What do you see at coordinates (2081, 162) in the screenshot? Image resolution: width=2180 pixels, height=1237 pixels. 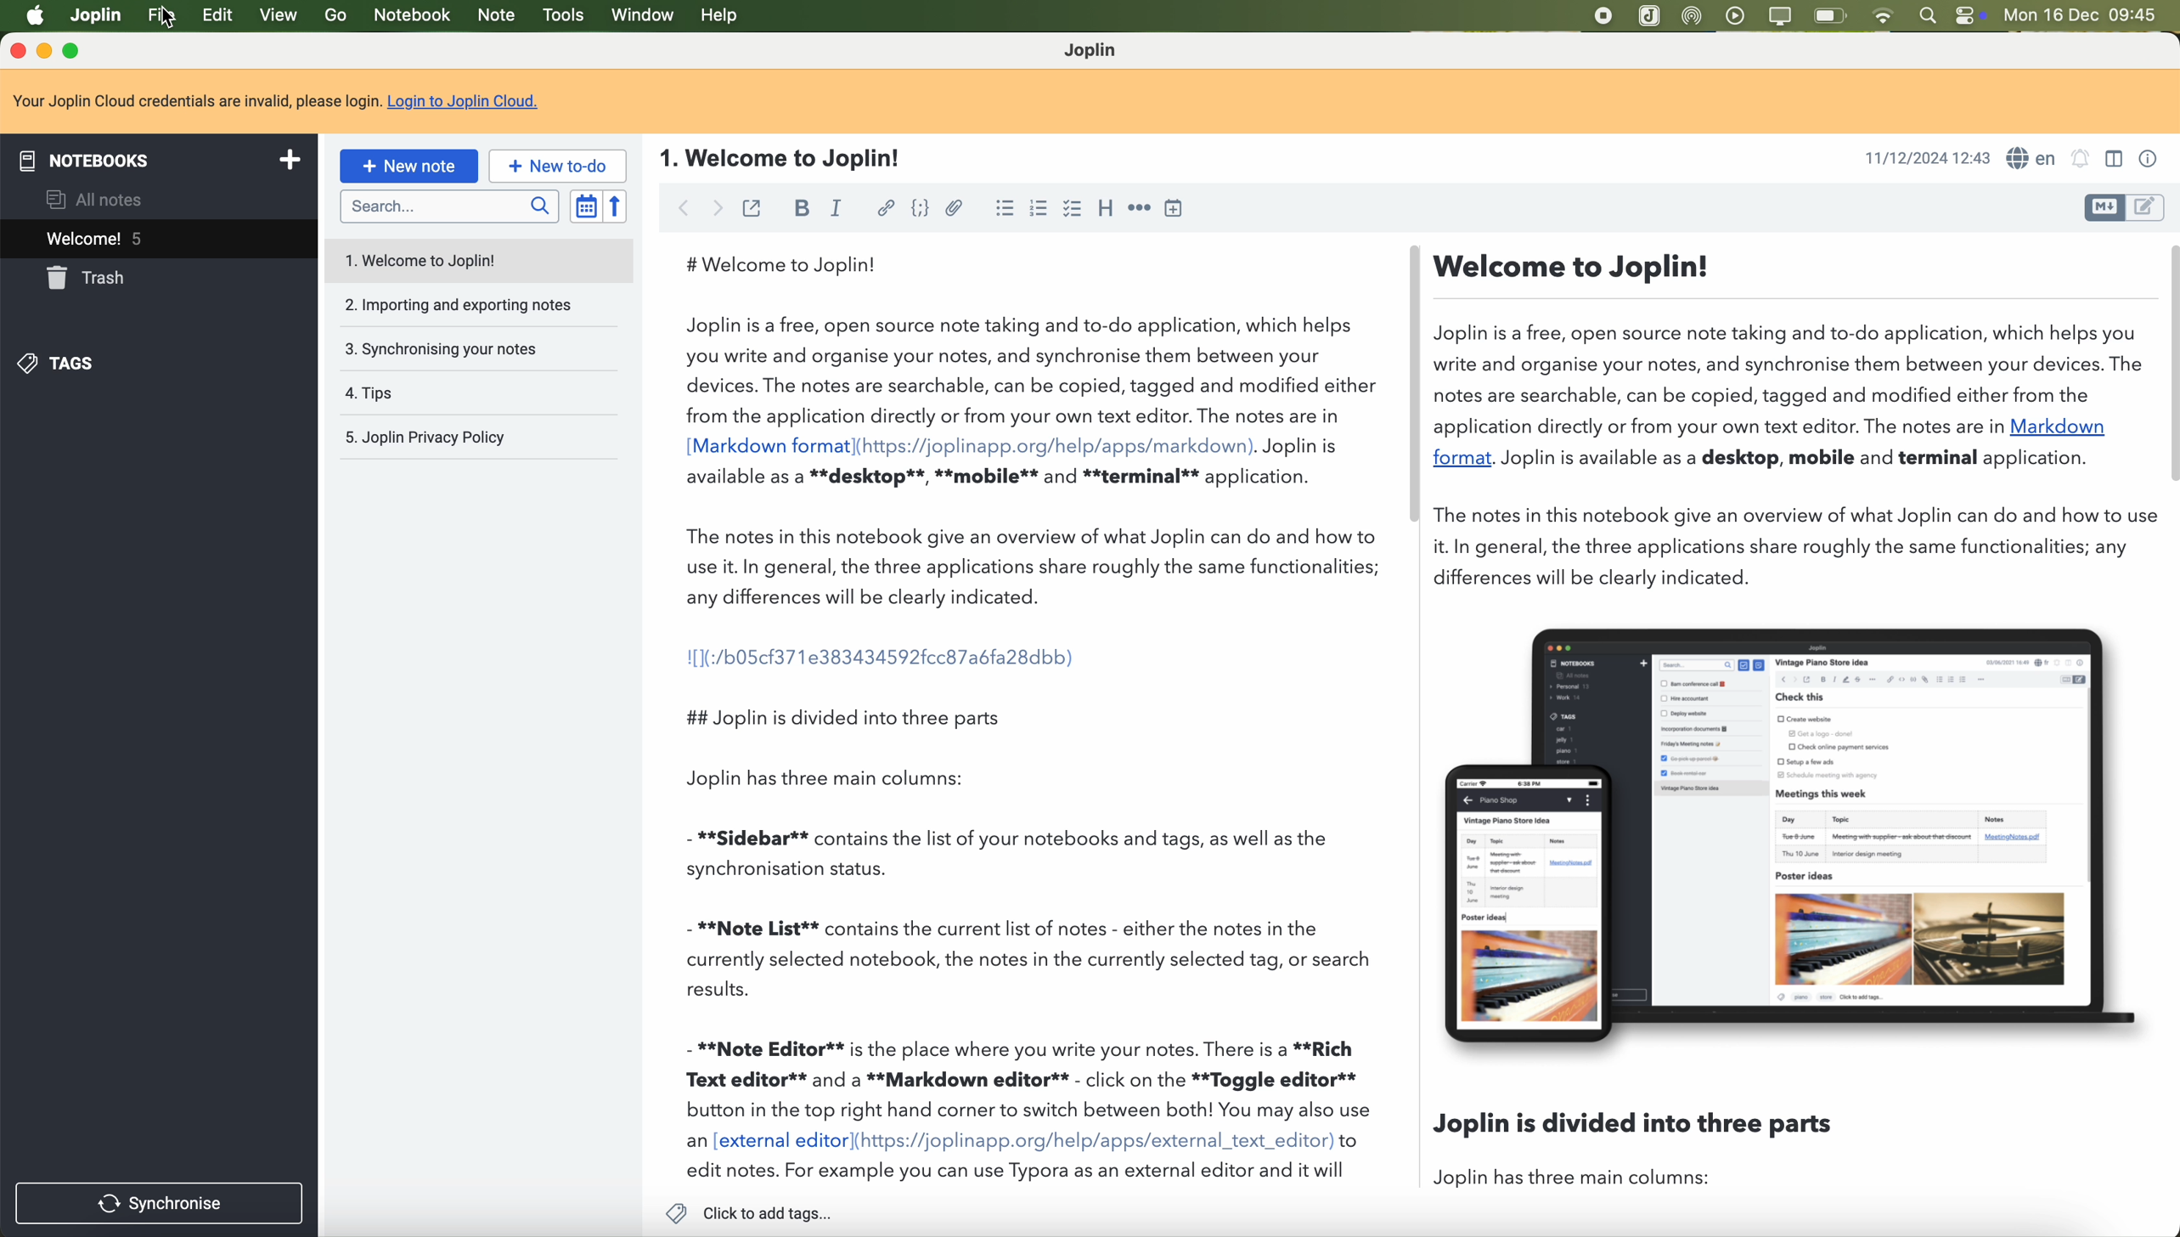 I see `set alarm` at bounding box center [2081, 162].